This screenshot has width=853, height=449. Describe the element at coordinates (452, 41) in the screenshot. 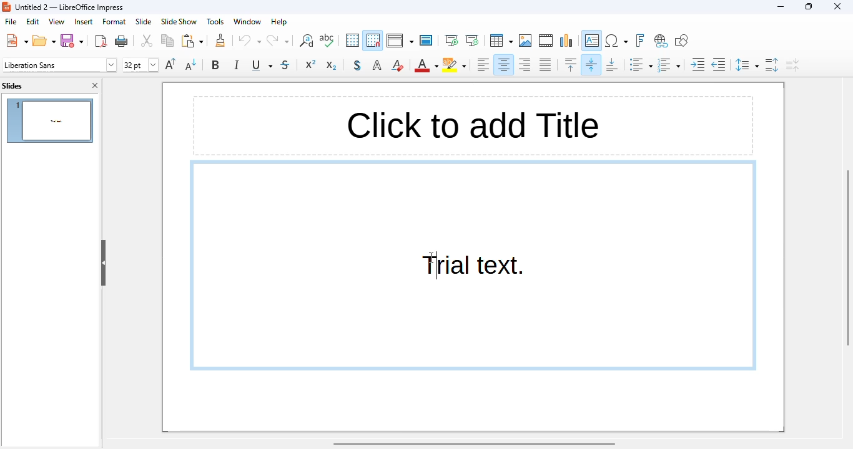

I see `start from first slide` at that location.